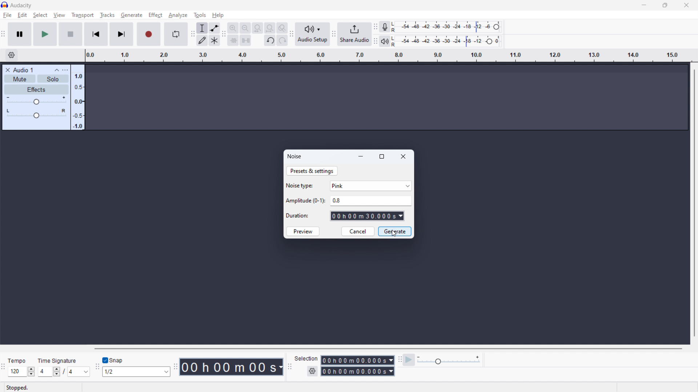 Image resolution: width=698 pixels, height=392 pixels. What do you see at coordinates (155, 15) in the screenshot?
I see `effect` at bounding box center [155, 15].